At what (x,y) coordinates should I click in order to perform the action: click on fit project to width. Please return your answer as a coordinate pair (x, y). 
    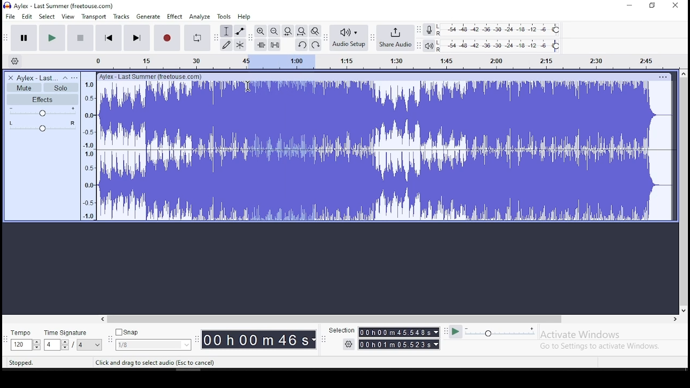
    Looking at the image, I should click on (301, 31).